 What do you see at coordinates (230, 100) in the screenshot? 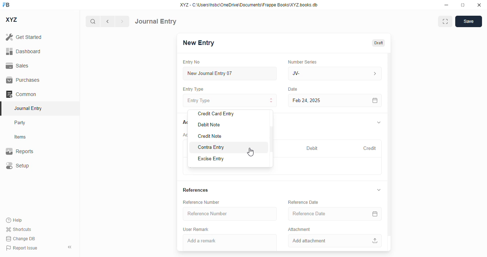
I see `entry type` at bounding box center [230, 100].